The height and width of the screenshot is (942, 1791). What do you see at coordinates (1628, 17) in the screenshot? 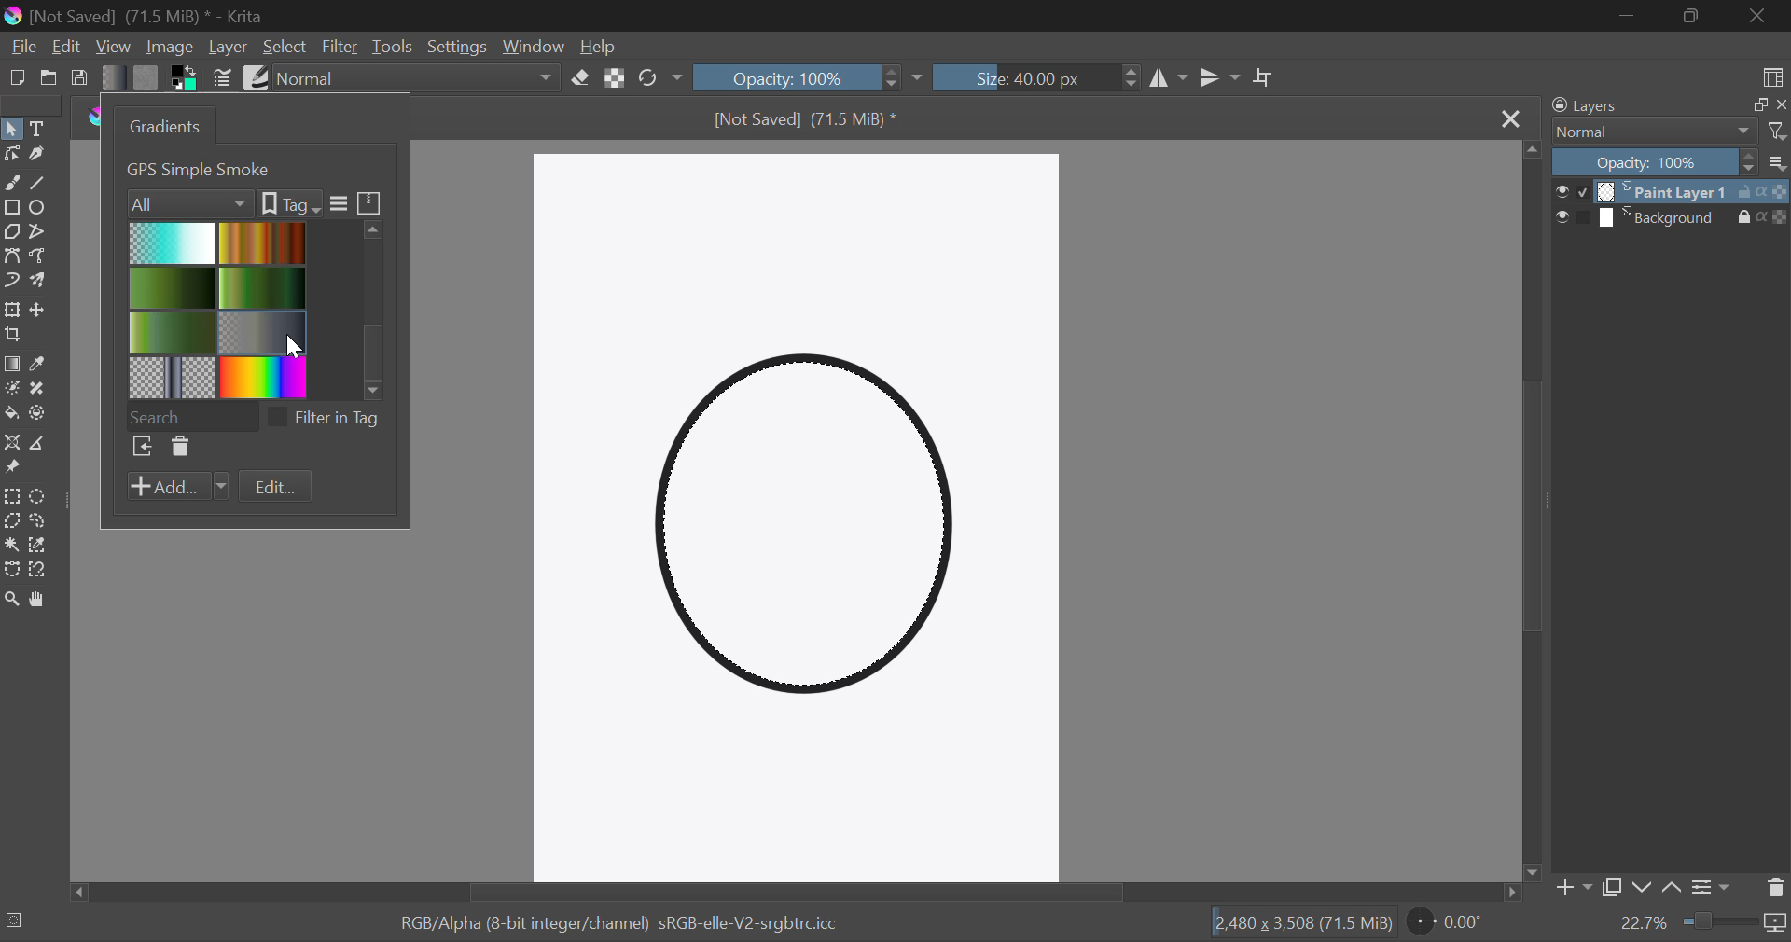
I see `Restore Down` at bounding box center [1628, 17].